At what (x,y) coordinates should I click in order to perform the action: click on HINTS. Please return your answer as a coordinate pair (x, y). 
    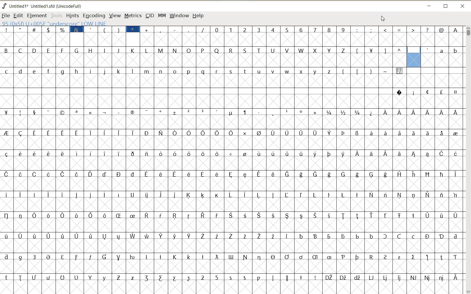
    Looking at the image, I should click on (72, 15).